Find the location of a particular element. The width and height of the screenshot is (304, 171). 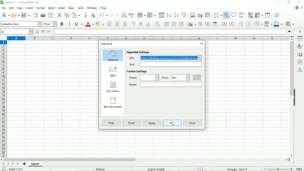

Insert chart is located at coordinates (200, 15).